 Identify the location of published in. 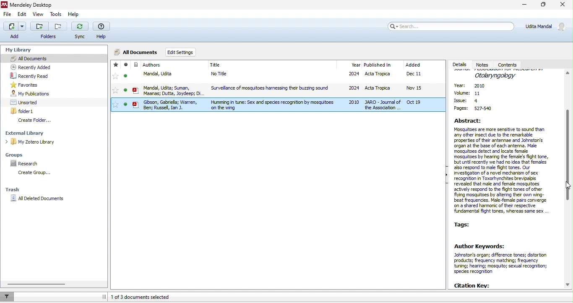
(378, 65).